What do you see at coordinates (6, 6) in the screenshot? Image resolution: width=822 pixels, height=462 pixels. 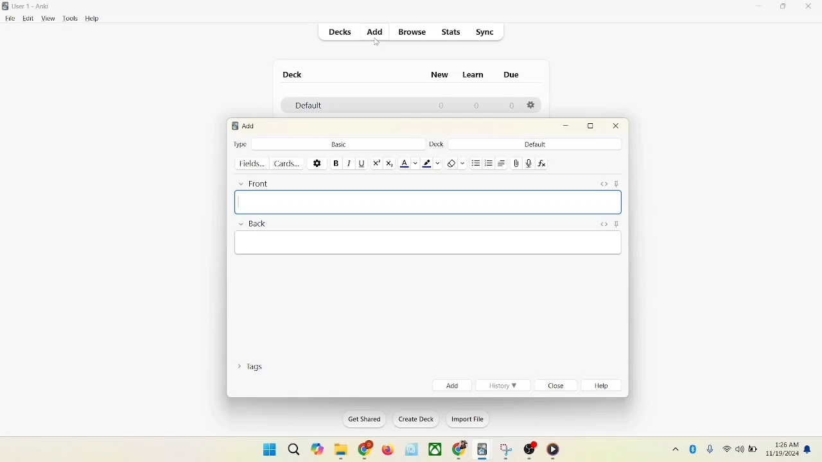 I see `logo` at bounding box center [6, 6].